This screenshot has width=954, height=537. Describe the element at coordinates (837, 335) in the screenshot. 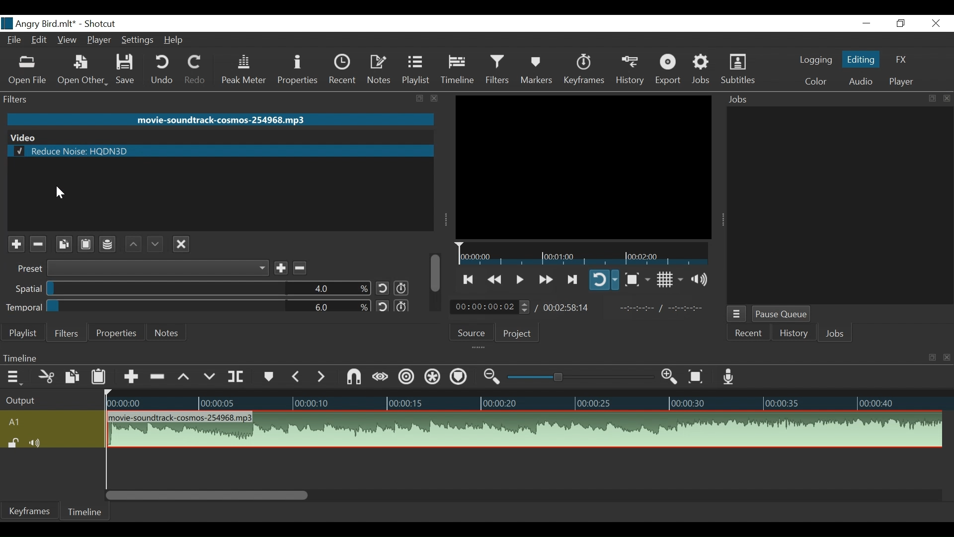

I see `Jobs` at that location.